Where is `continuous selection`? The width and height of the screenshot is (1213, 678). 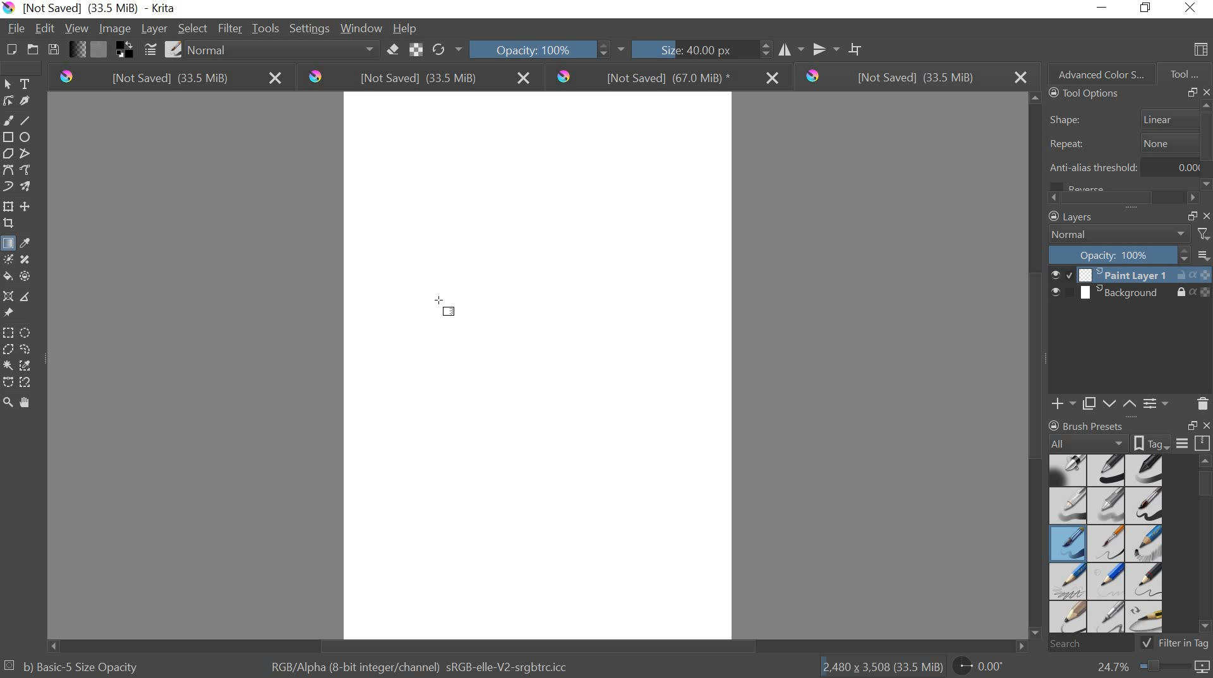
continuous selection is located at coordinates (8, 365).